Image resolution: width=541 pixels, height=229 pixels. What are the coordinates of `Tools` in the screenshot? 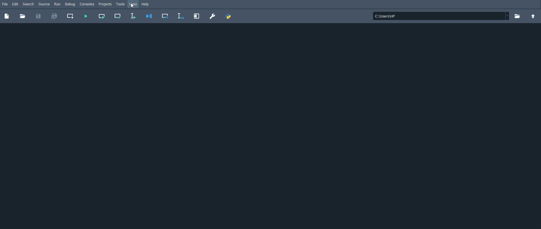 It's located at (121, 4).